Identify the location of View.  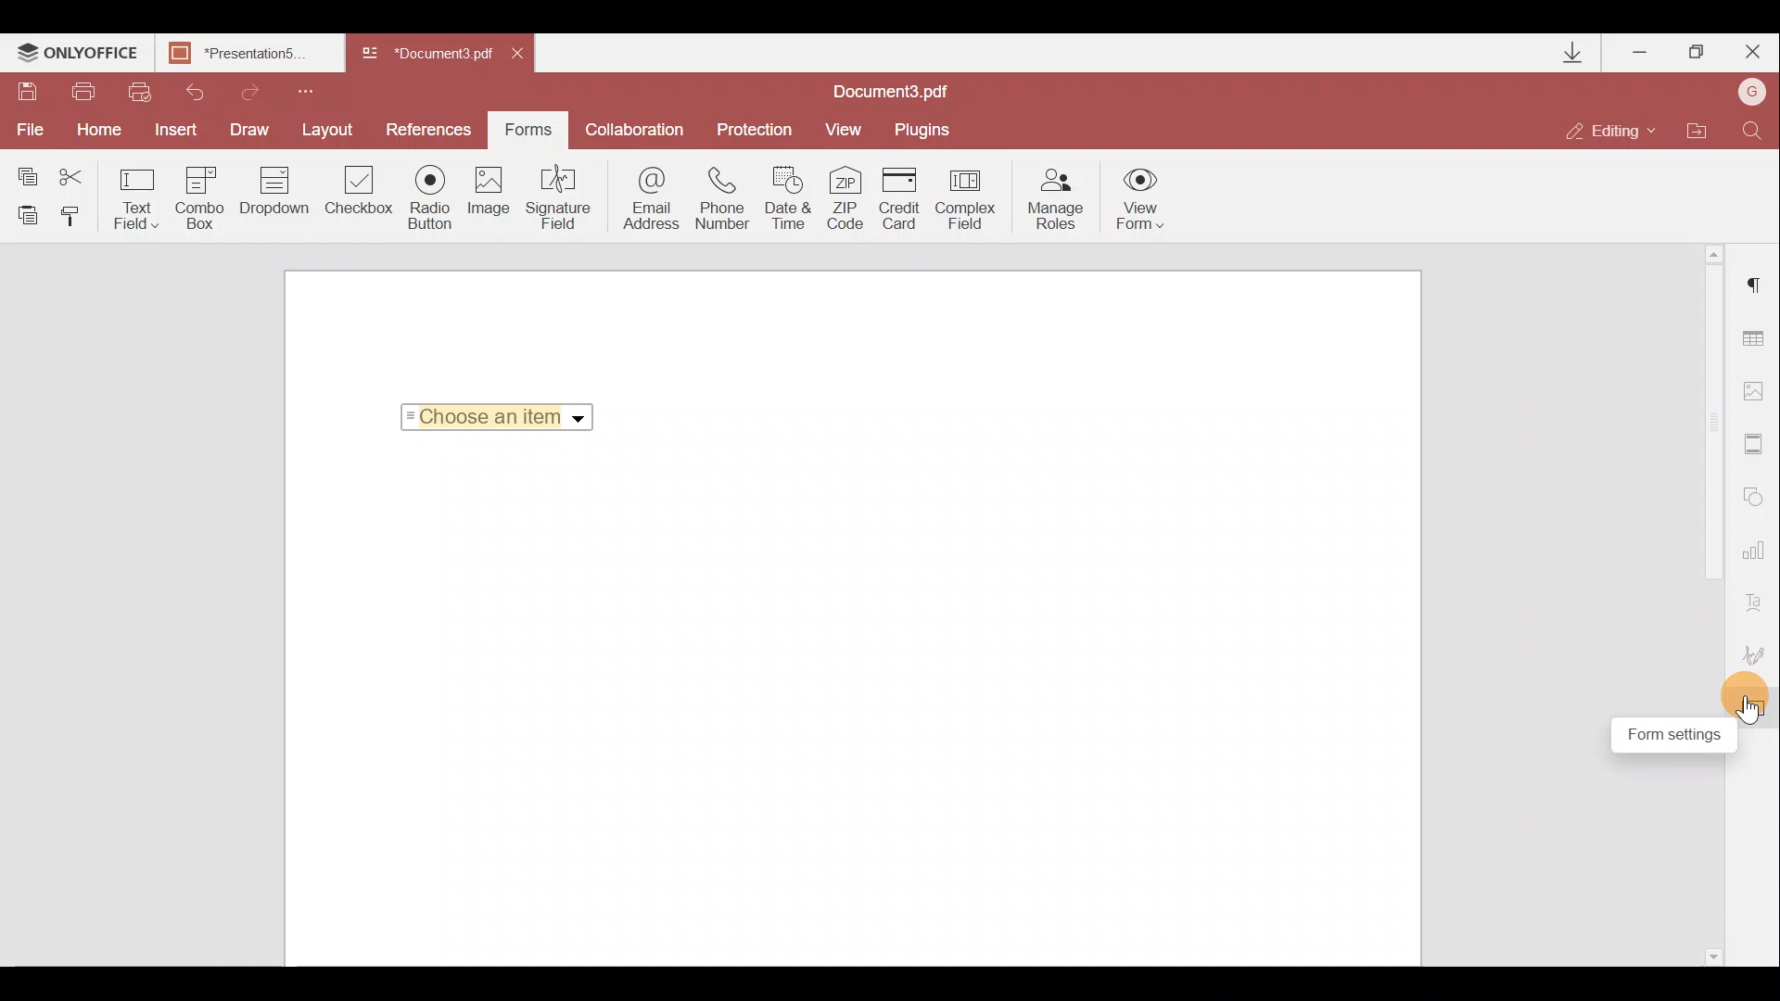
(844, 128).